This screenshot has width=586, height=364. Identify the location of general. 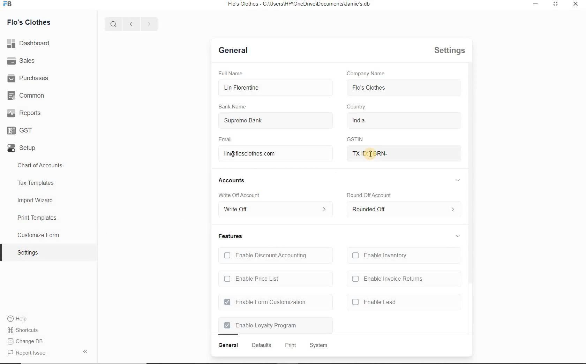
(234, 52).